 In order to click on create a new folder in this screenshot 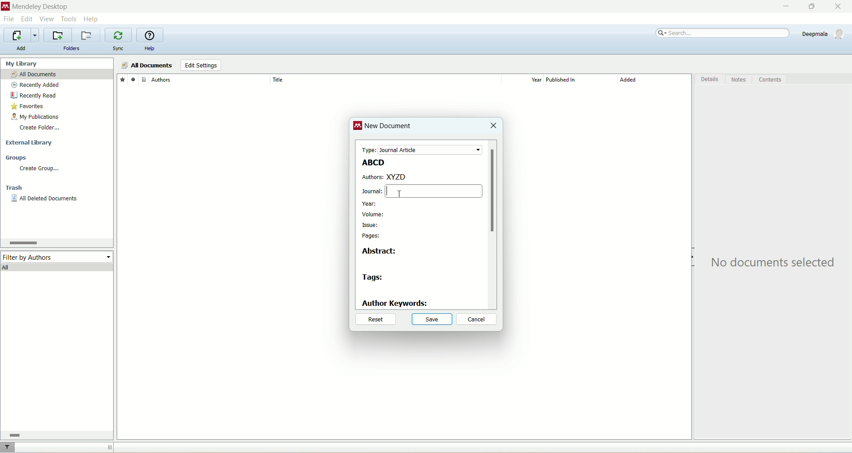, I will do `click(58, 35)`.